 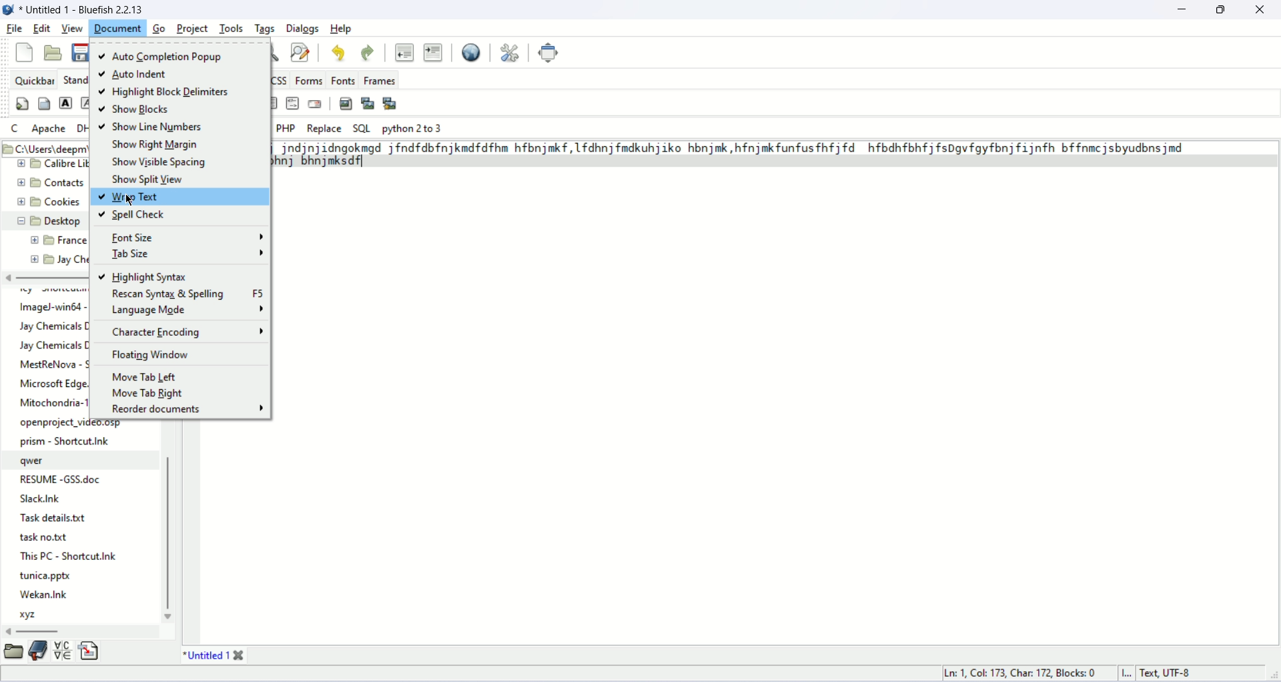 What do you see at coordinates (164, 92) in the screenshot?
I see `highlight block delimiters` at bounding box center [164, 92].